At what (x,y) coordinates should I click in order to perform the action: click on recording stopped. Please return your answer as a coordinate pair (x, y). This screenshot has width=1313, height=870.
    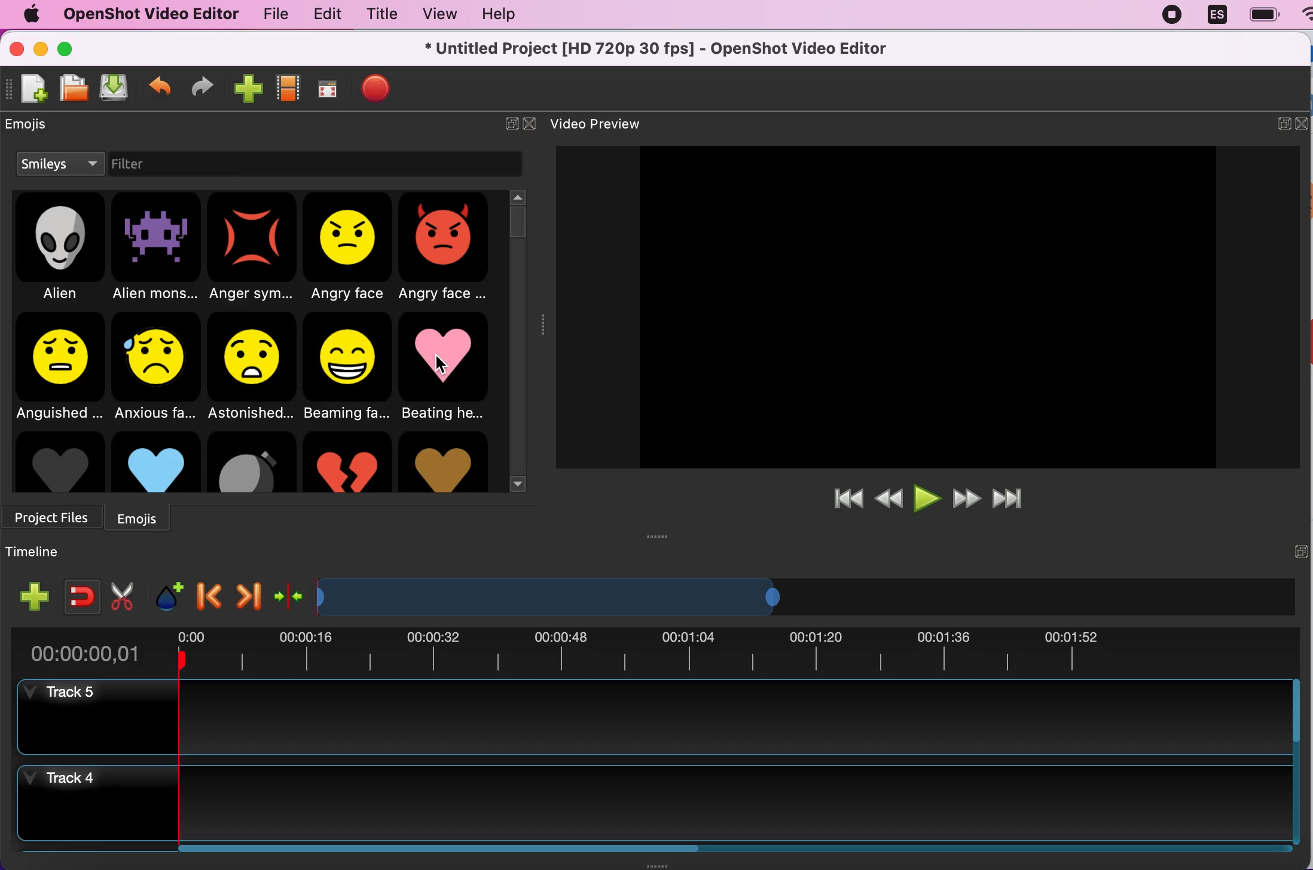
    Looking at the image, I should click on (1168, 14).